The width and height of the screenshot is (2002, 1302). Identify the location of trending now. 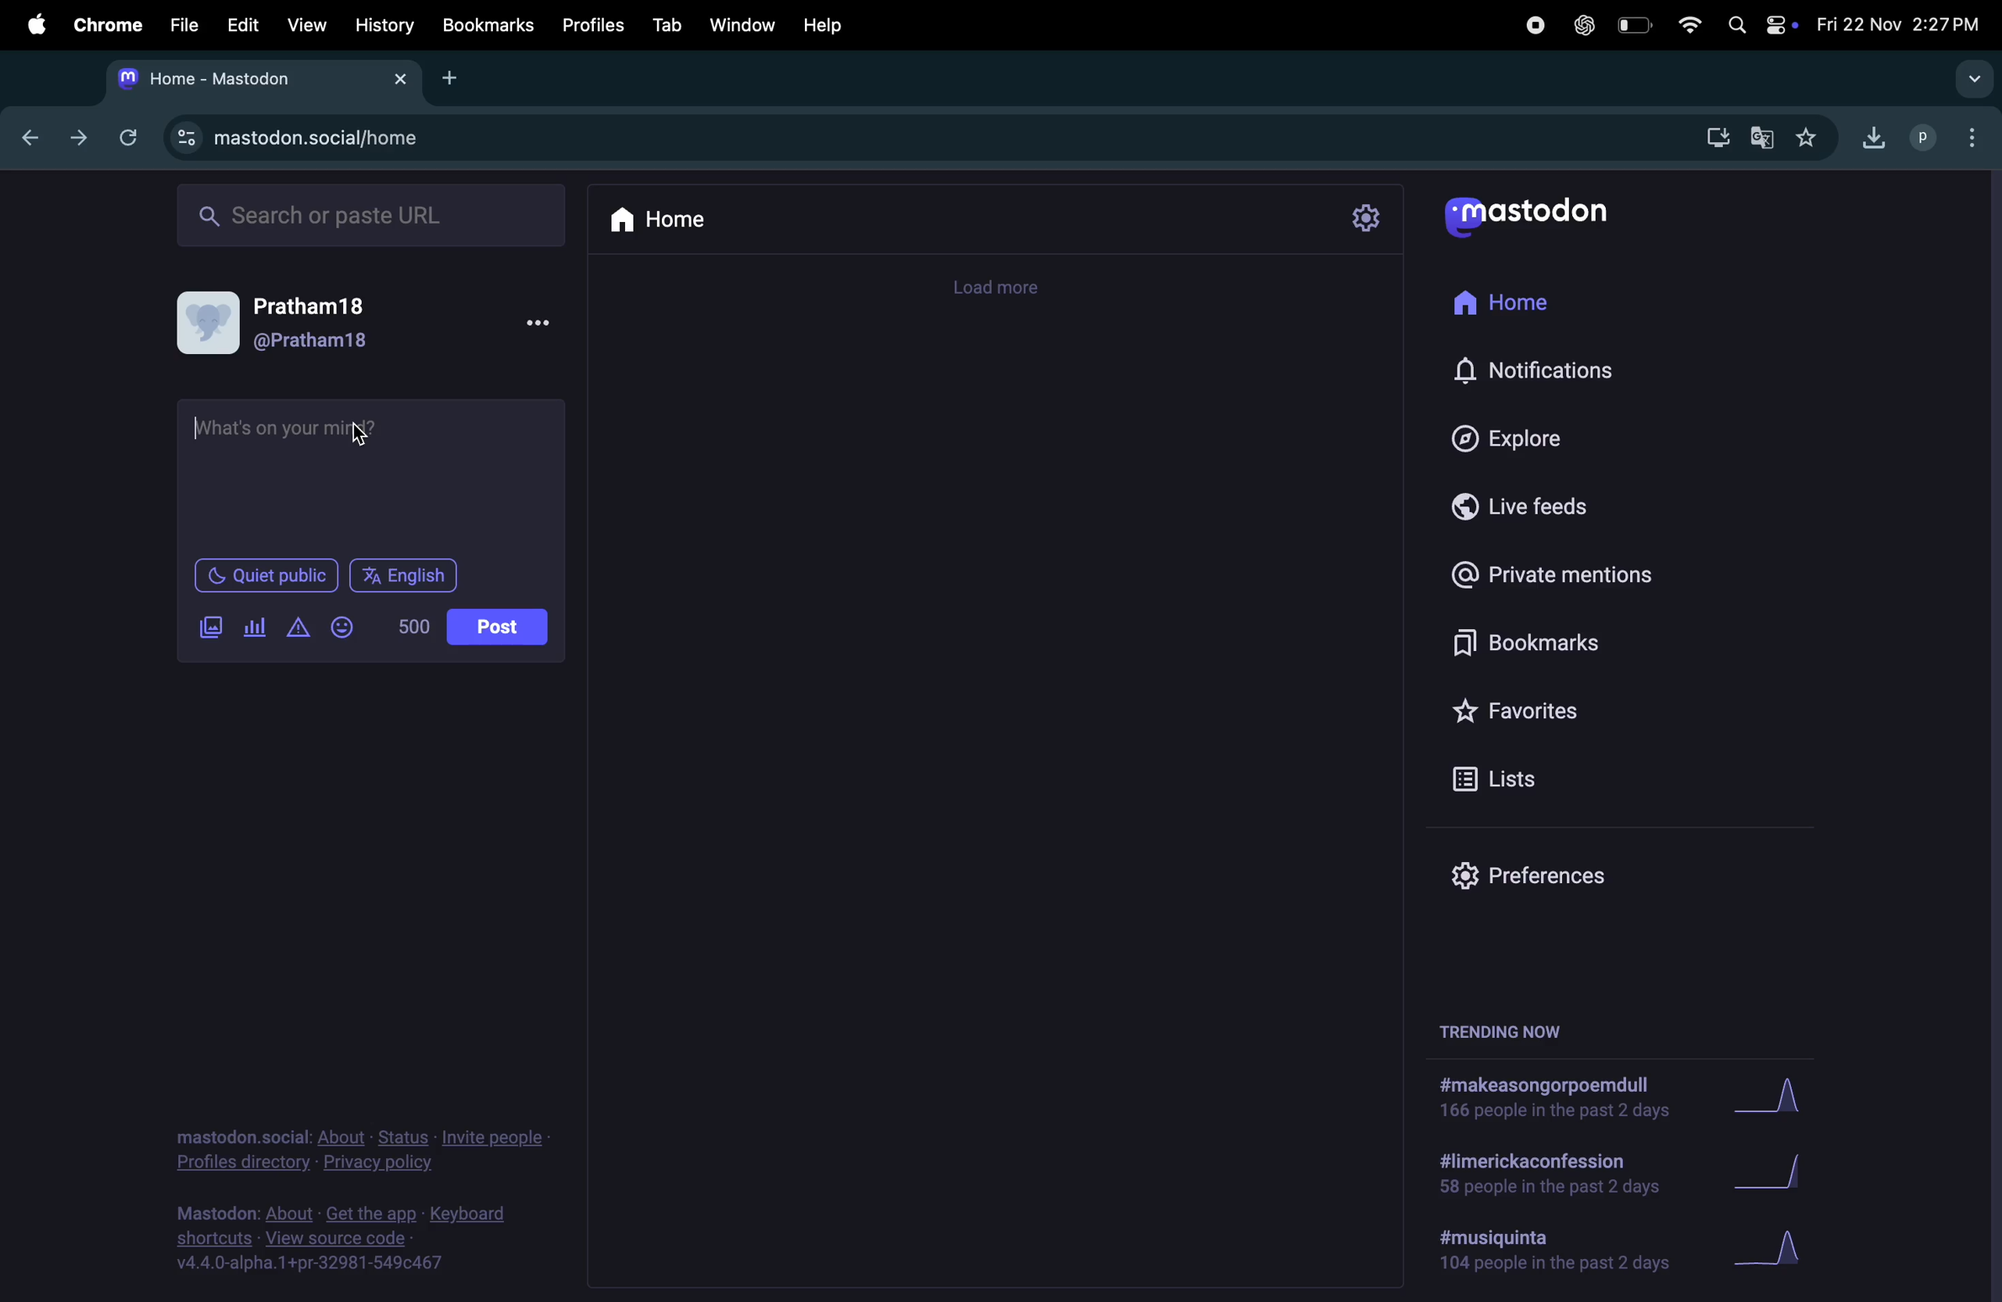
(1519, 1028).